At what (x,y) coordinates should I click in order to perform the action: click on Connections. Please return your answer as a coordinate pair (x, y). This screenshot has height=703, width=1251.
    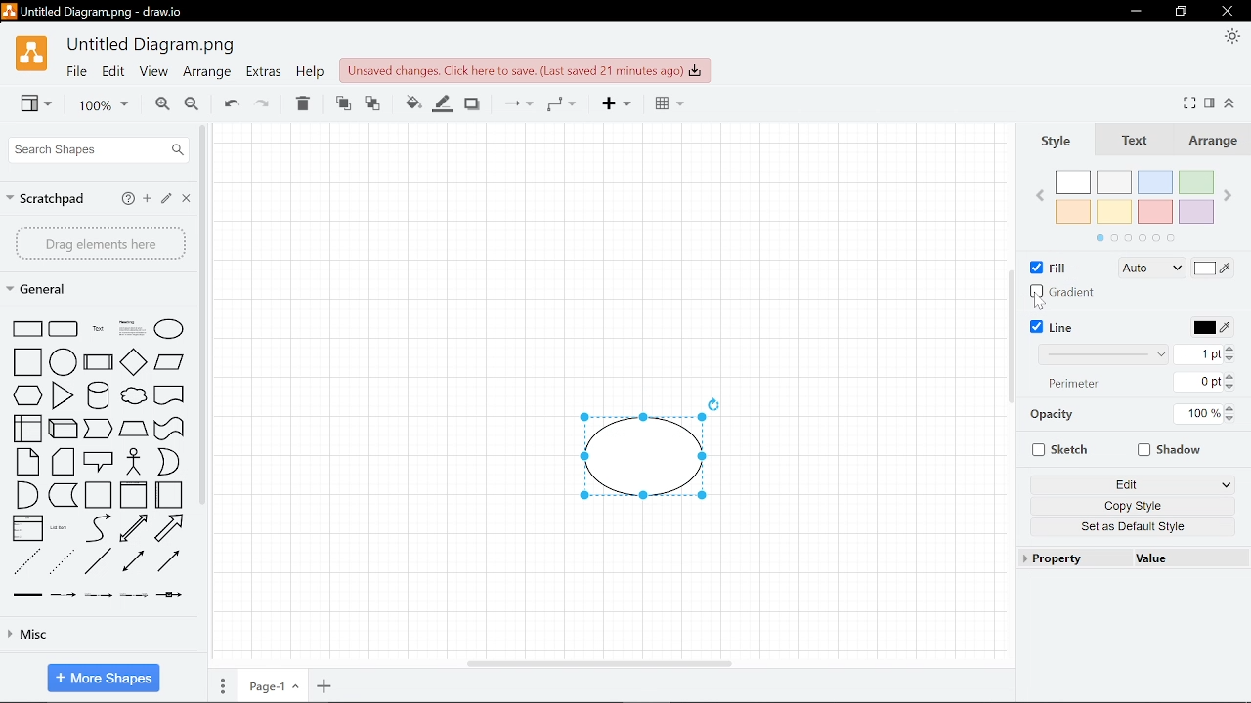
    Looking at the image, I should click on (513, 104).